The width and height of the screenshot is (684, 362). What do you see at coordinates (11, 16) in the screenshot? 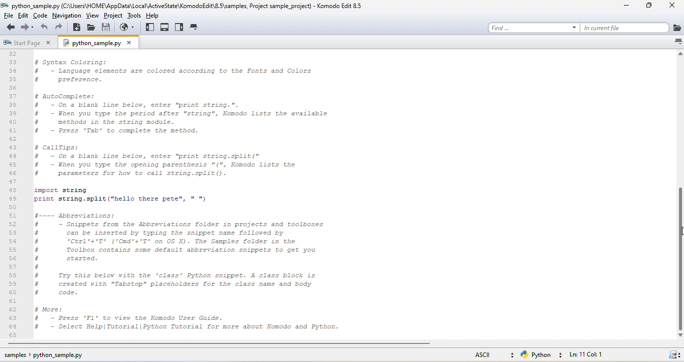
I see `file` at bounding box center [11, 16].